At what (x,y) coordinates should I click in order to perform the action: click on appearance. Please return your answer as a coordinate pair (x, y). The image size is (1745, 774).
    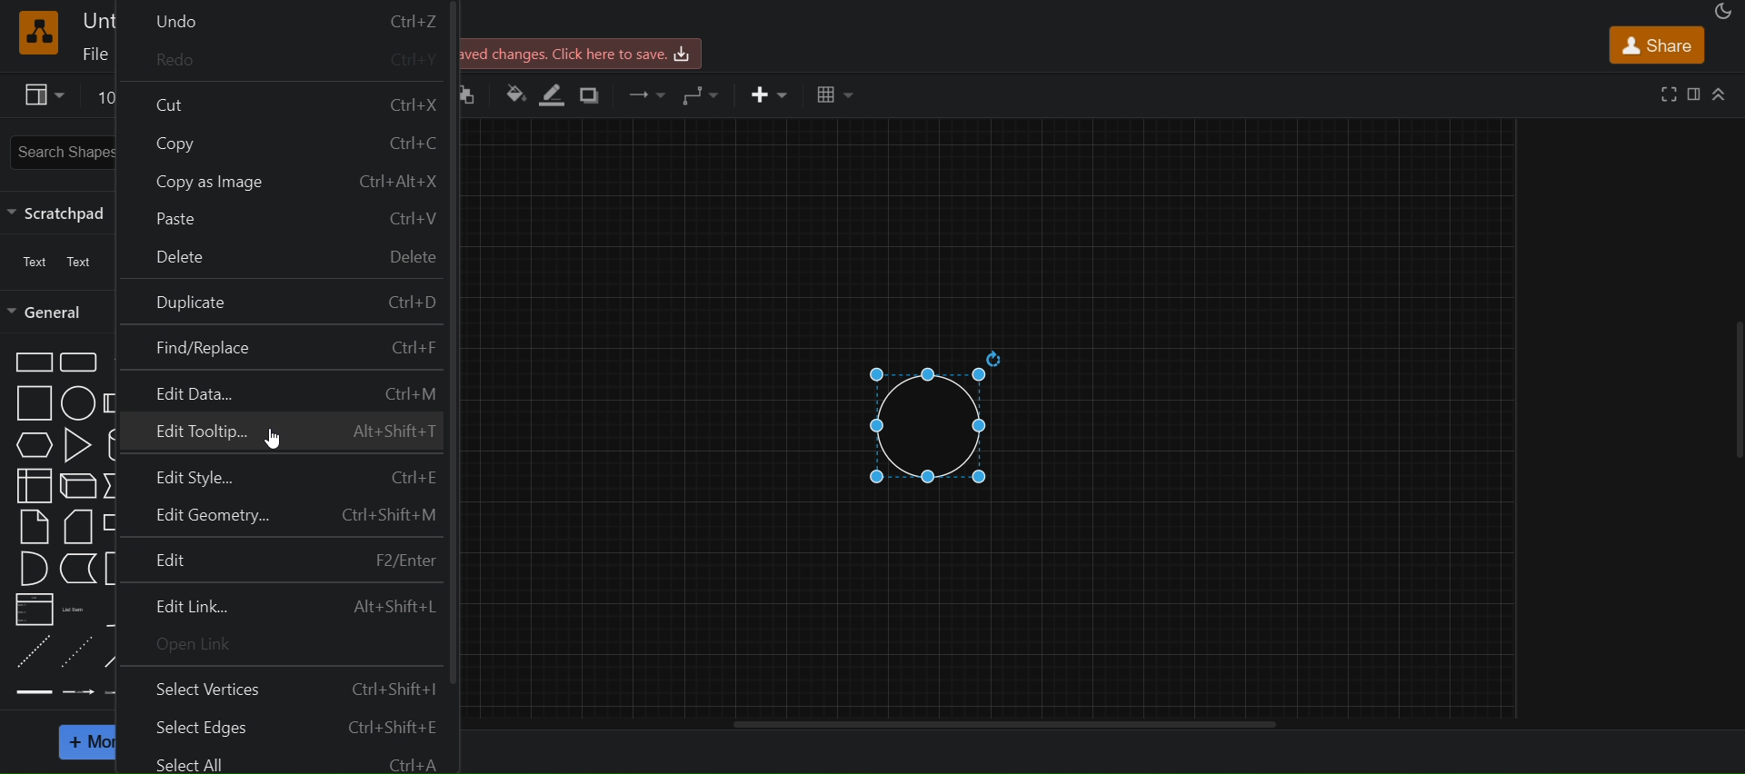
    Looking at the image, I should click on (1721, 13).